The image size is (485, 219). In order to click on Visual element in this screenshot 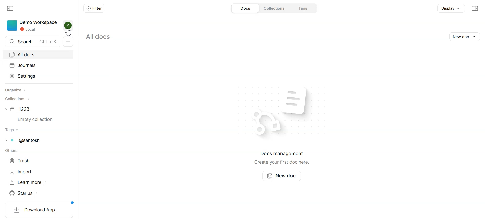, I will do `click(304, 100)`.